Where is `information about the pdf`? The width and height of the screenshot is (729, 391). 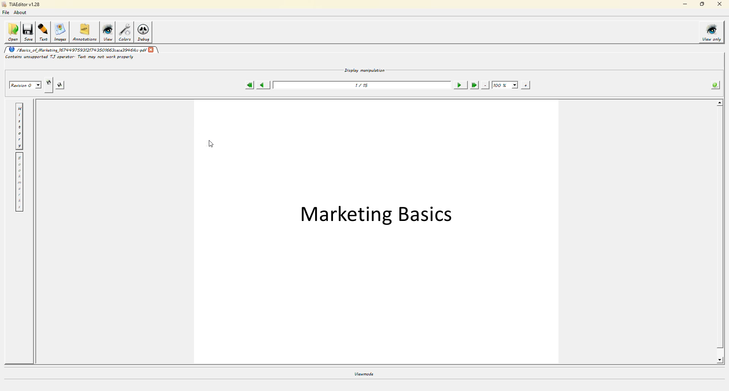 information about the pdf is located at coordinates (716, 86).